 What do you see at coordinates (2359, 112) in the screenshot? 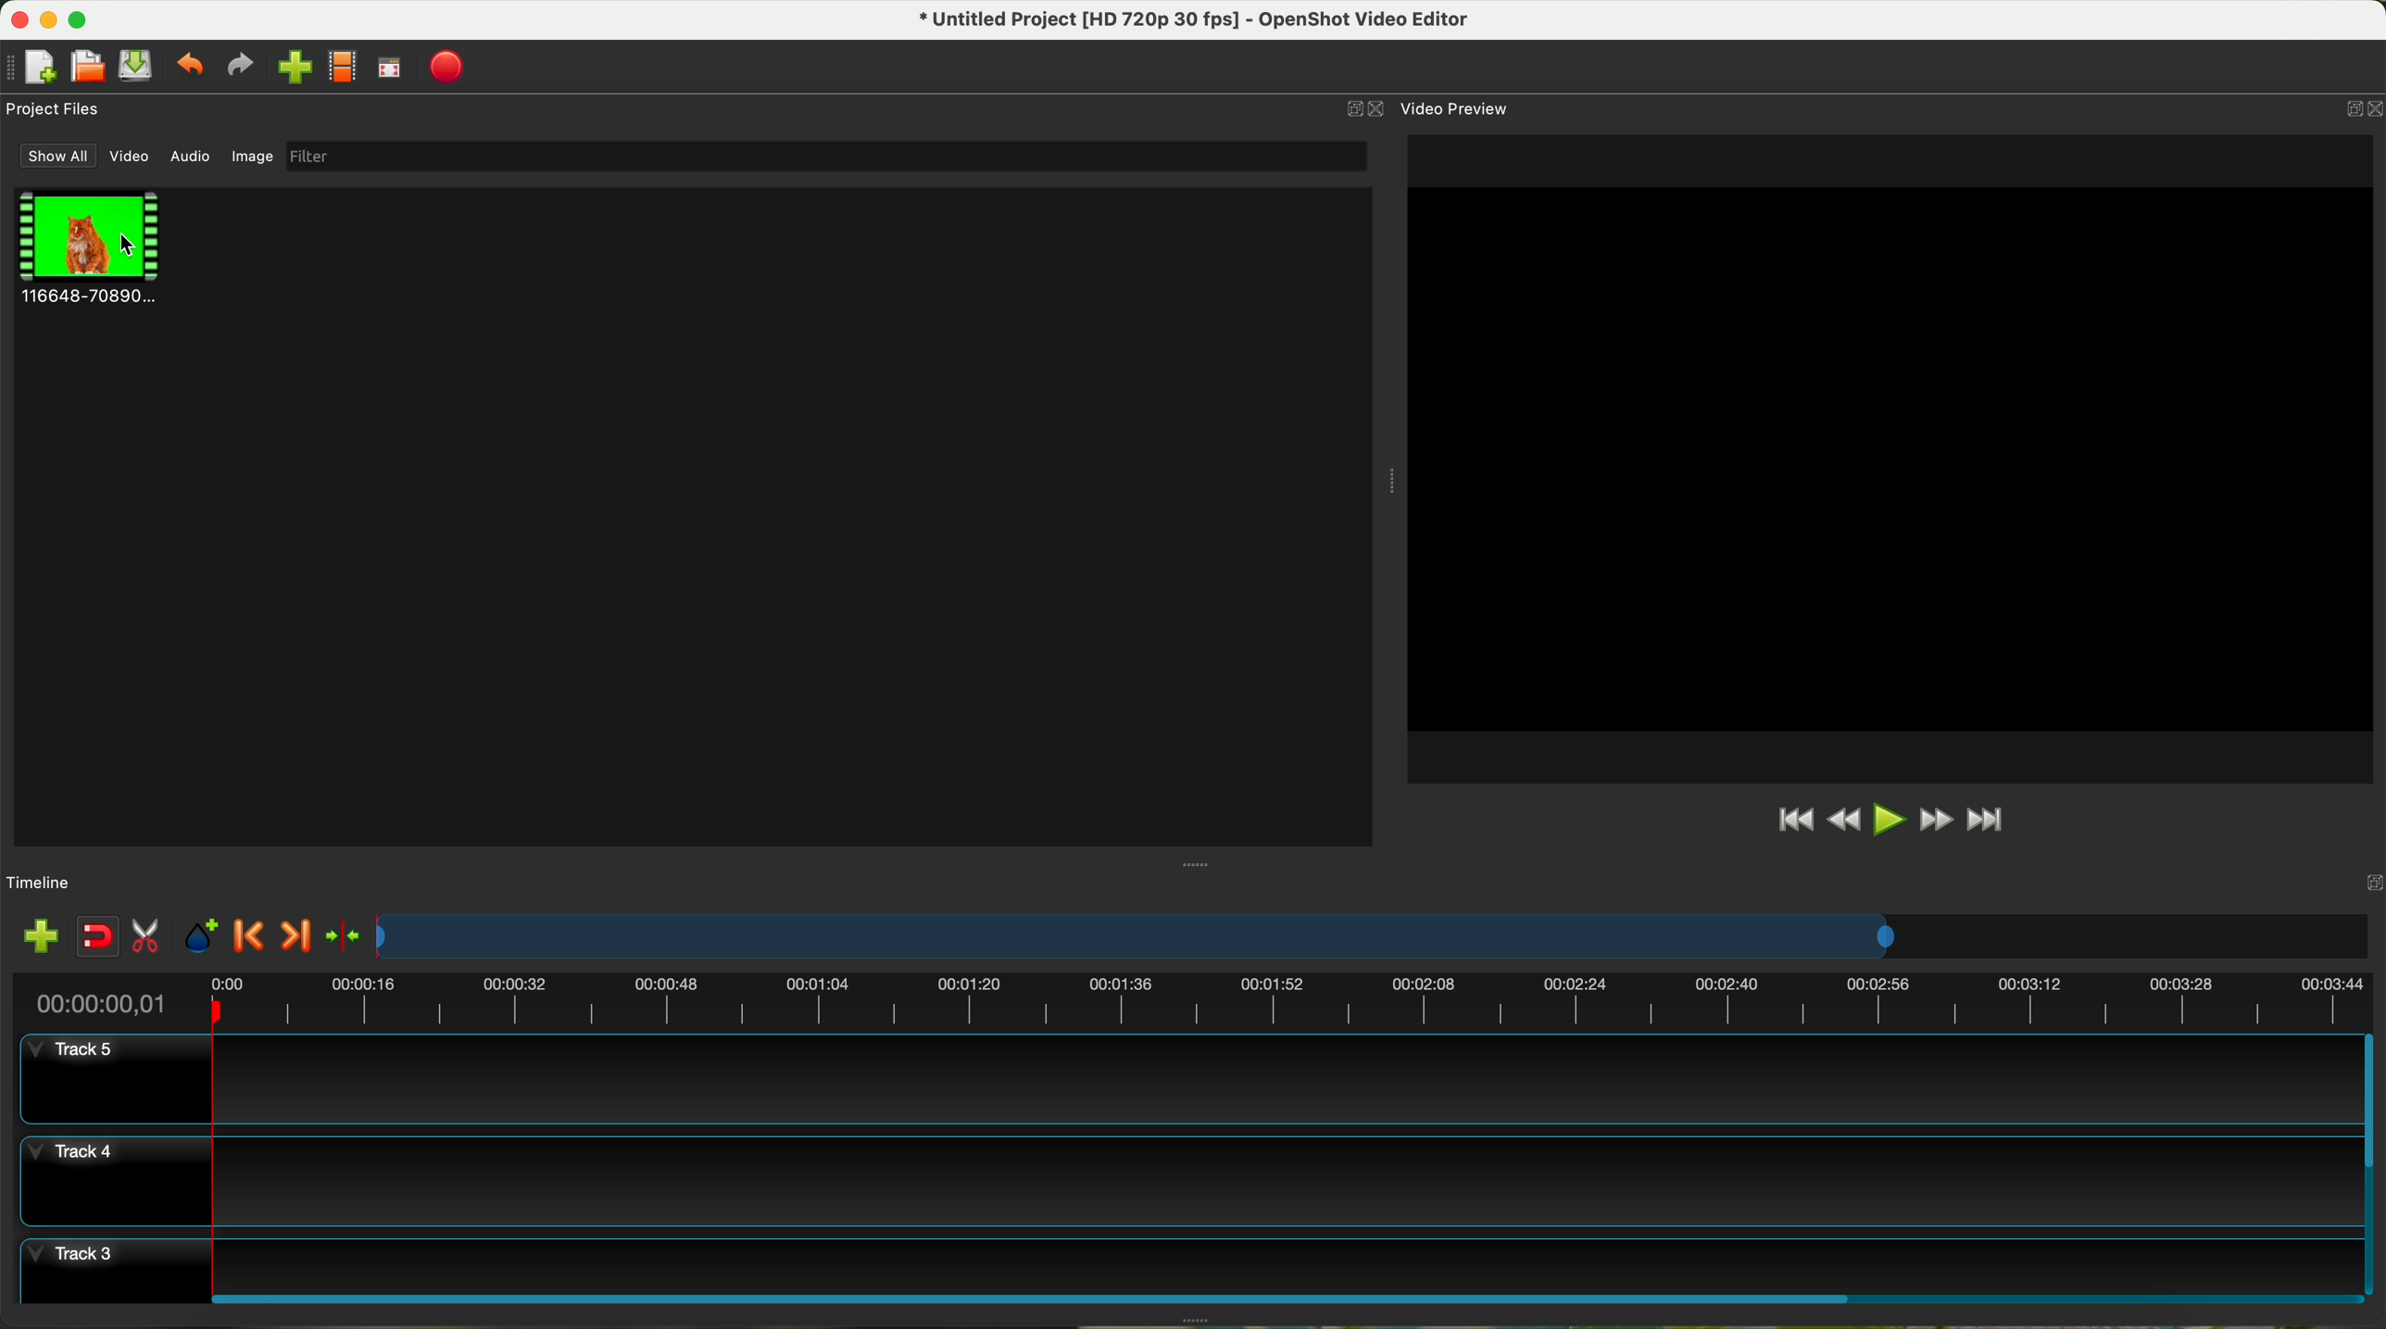
I see `close` at bounding box center [2359, 112].